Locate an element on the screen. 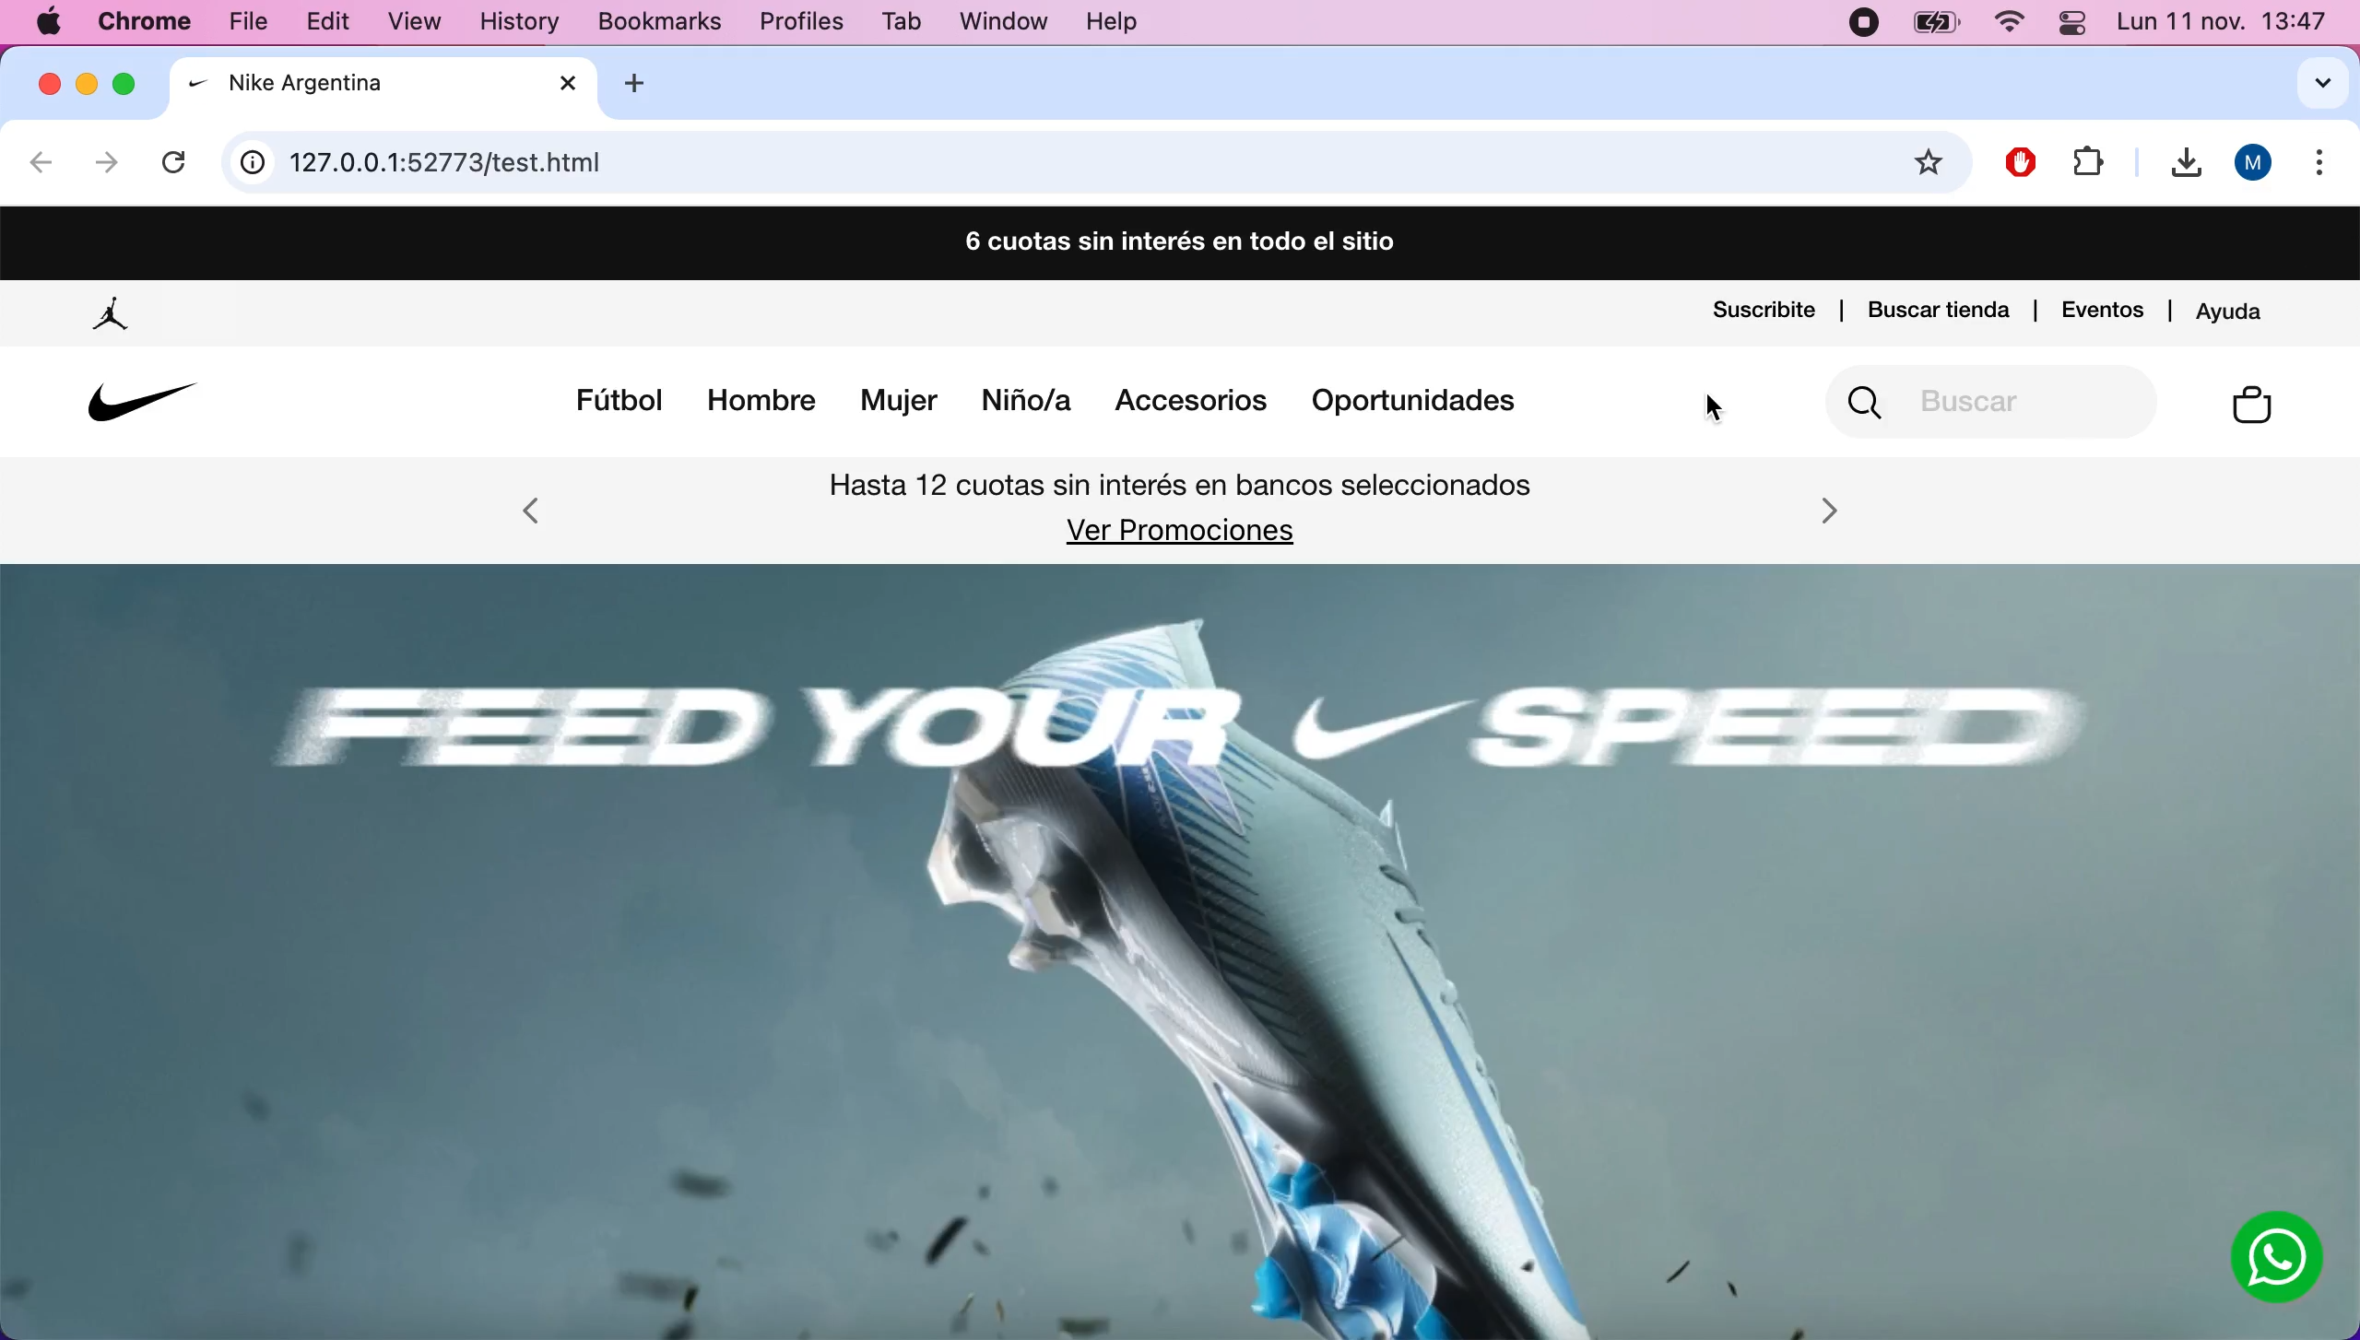  Shopping bag is located at coordinates (2253, 407).